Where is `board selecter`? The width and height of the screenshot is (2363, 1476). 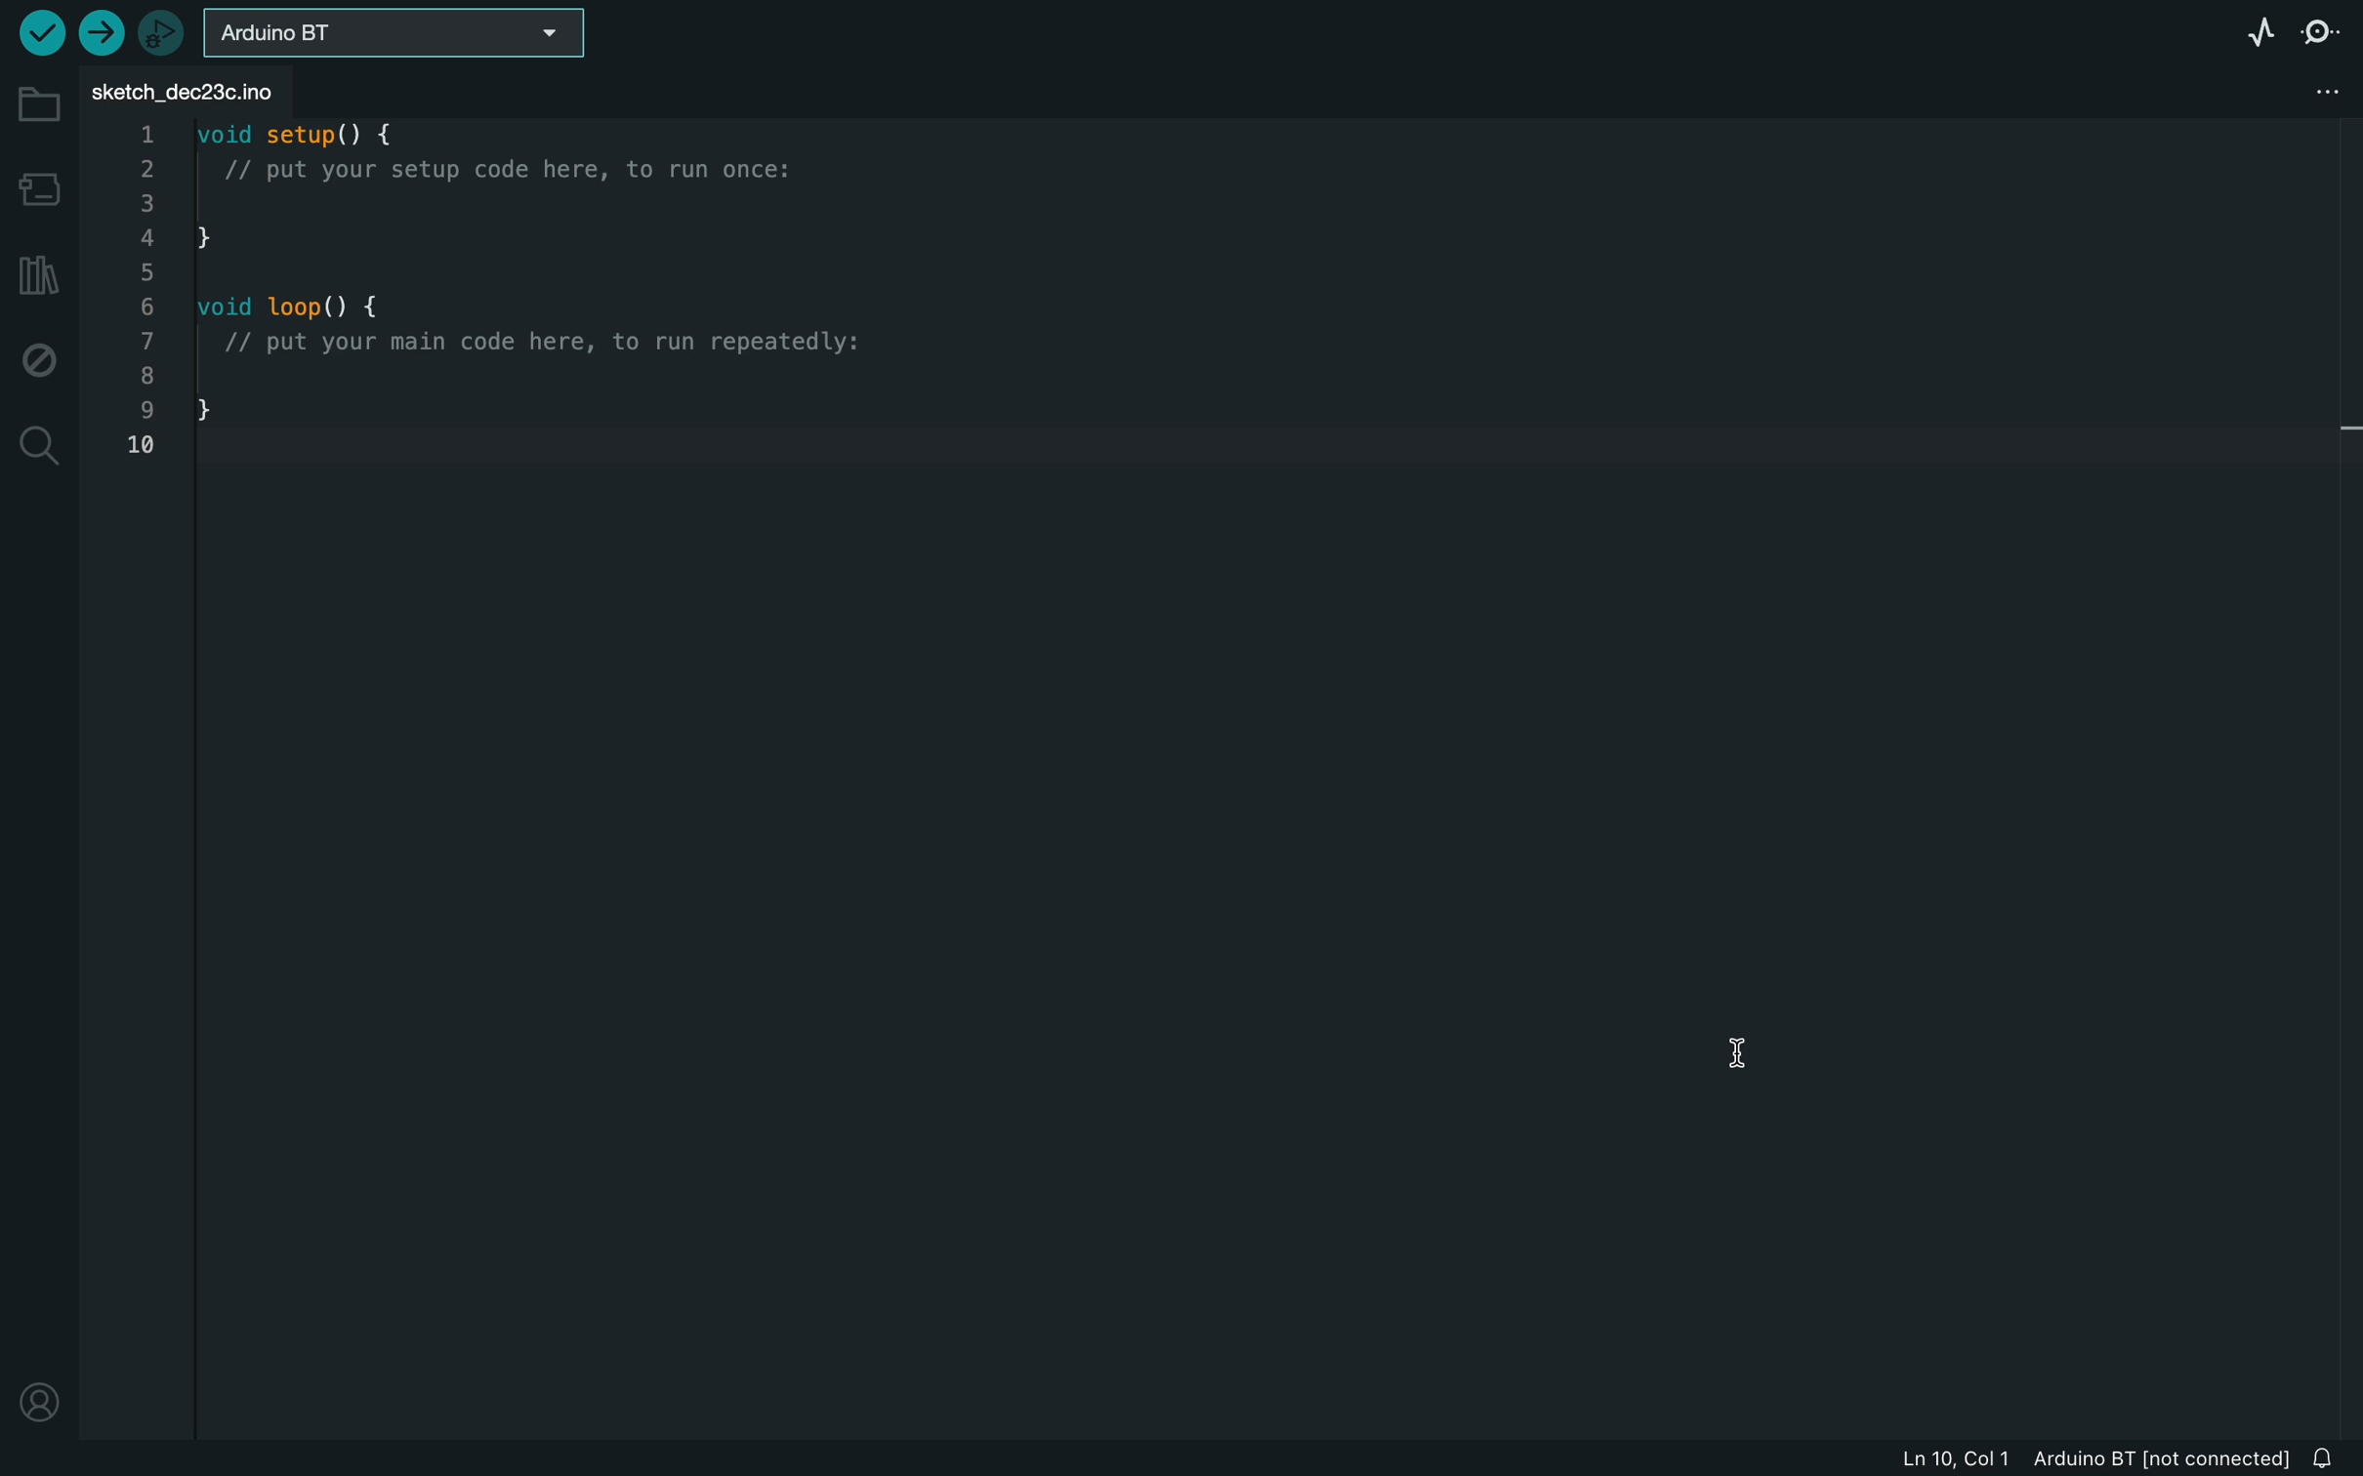 board selecter is located at coordinates (406, 36).